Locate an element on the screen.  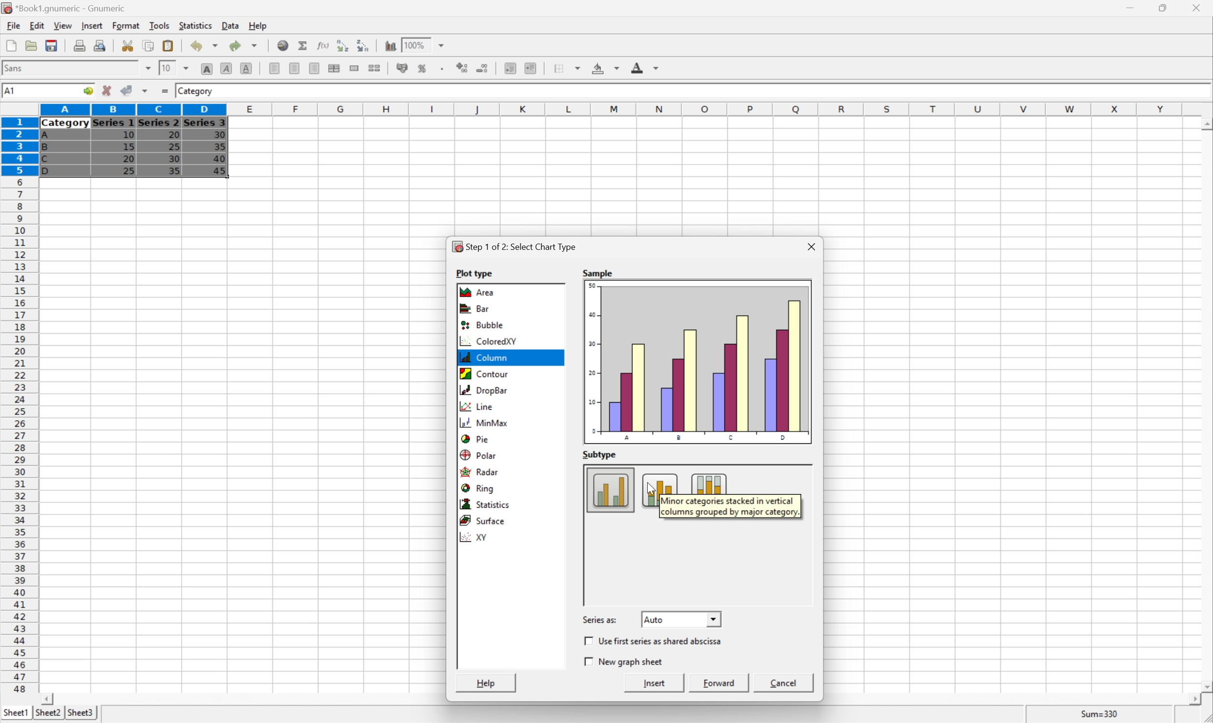
Copy selection is located at coordinates (149, 45).